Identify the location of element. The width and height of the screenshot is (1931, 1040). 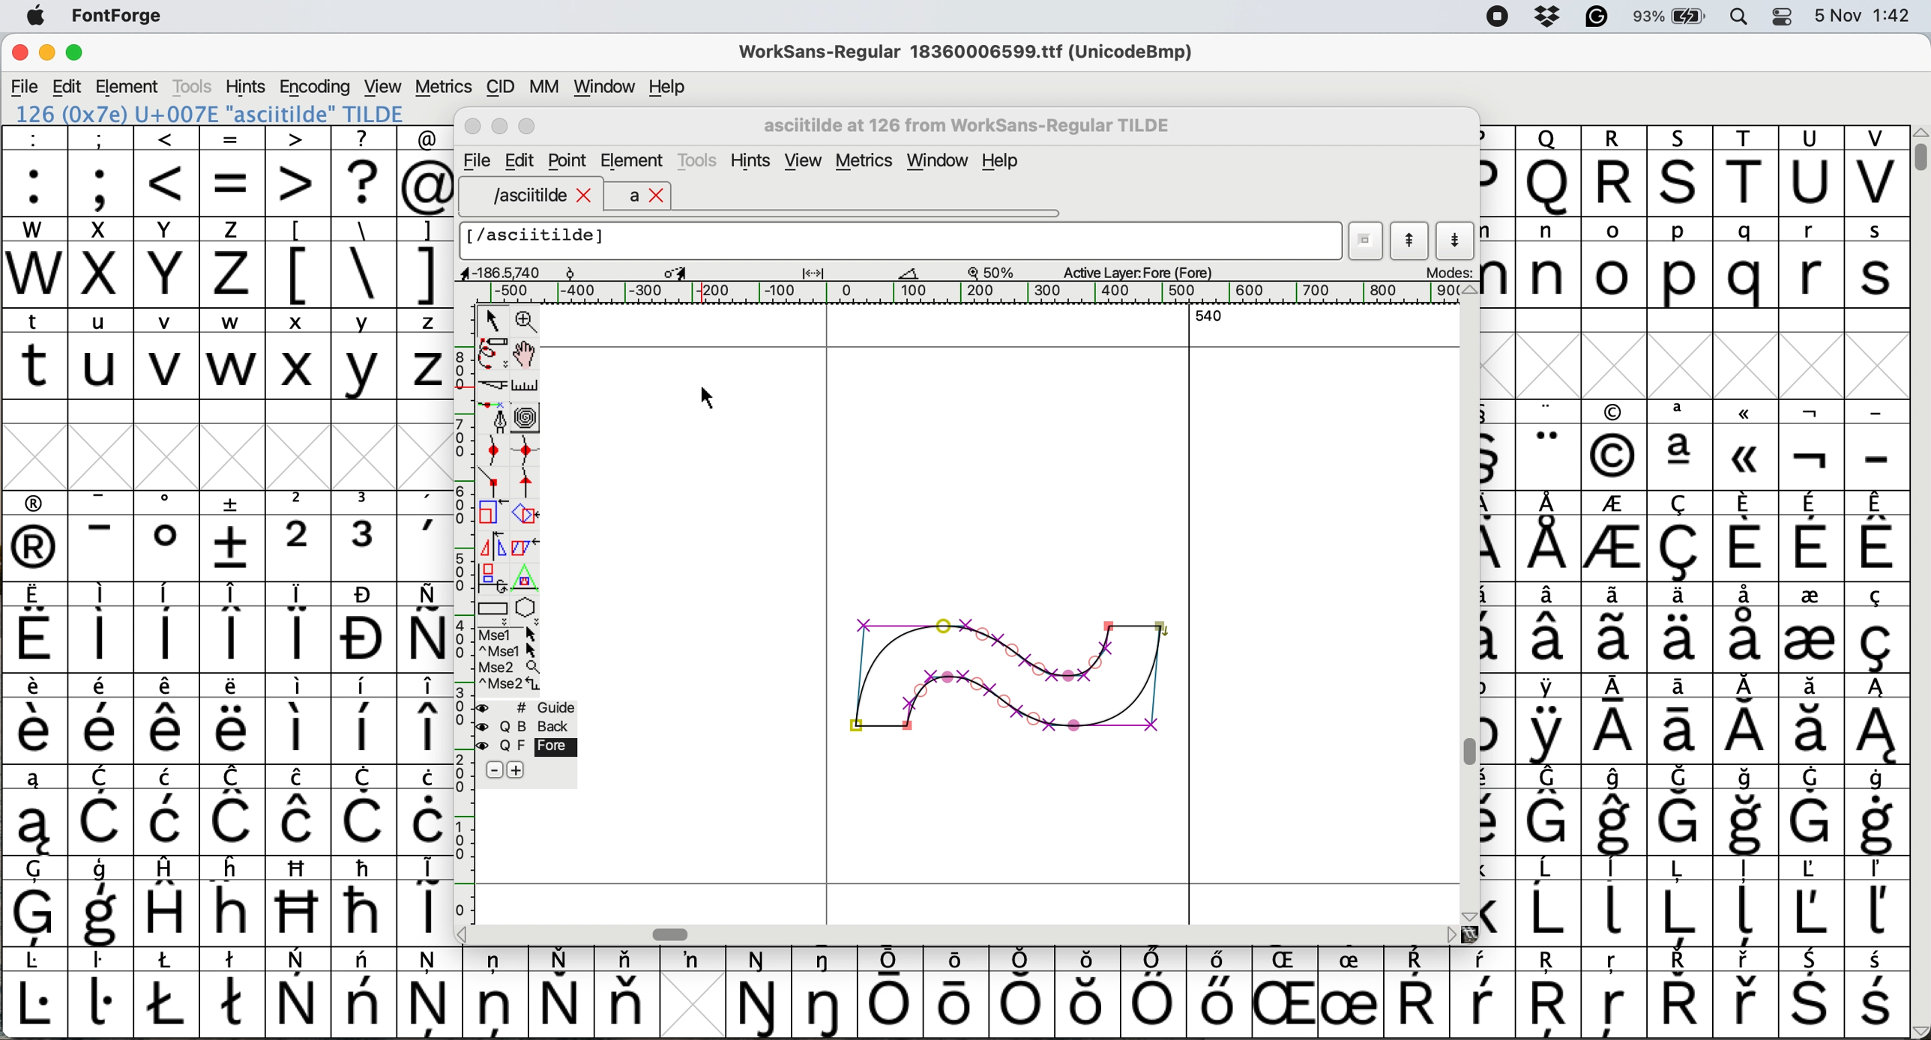
(130, 86).